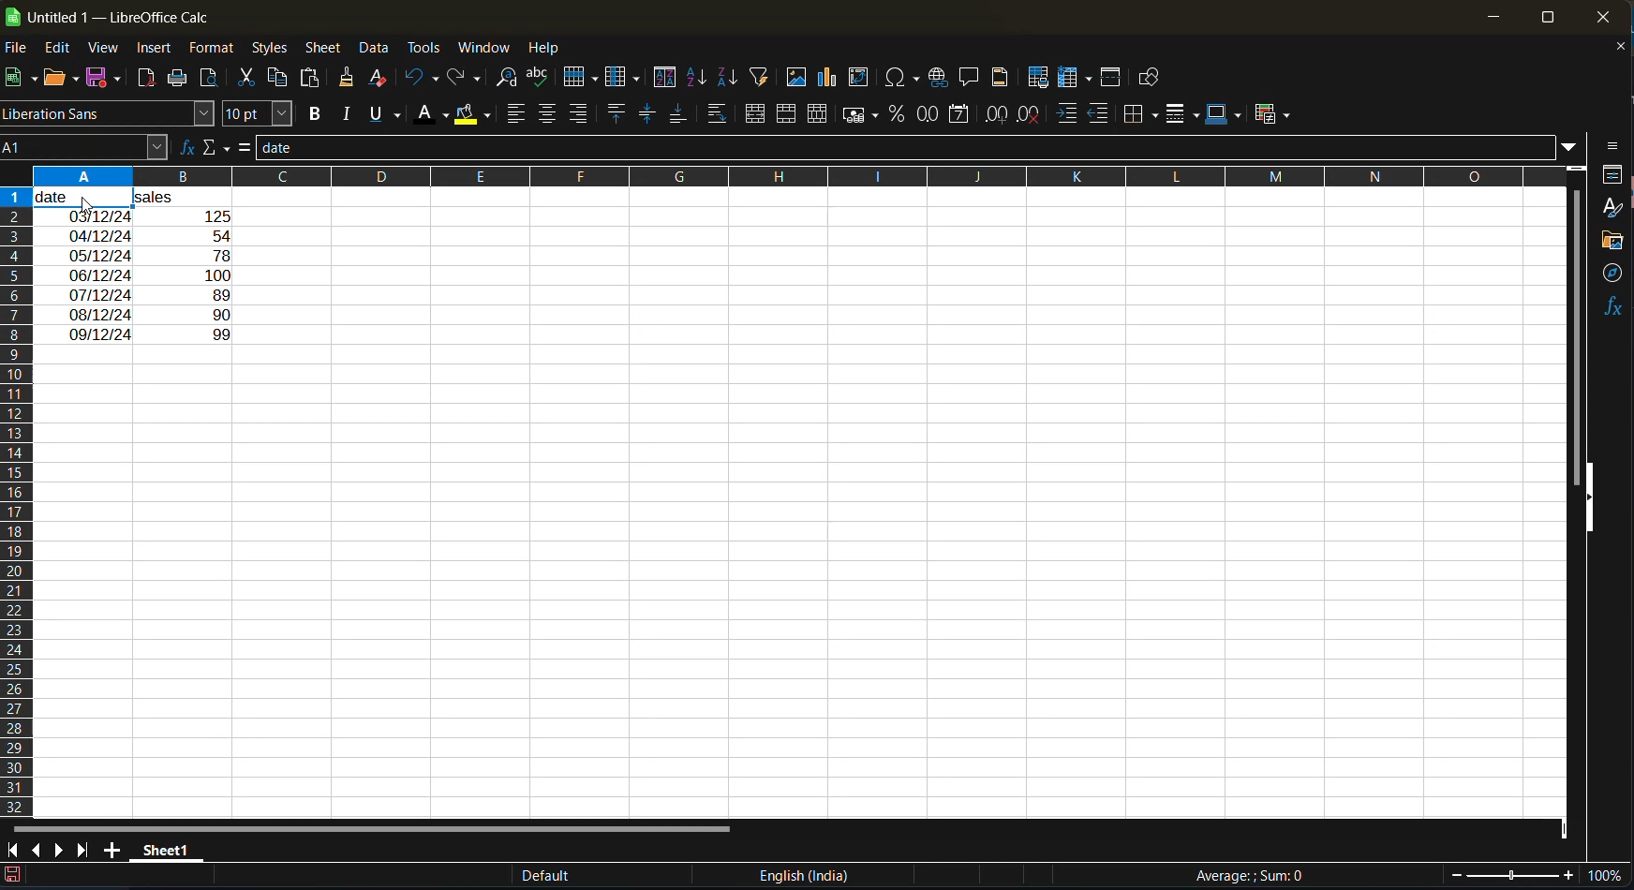 The width and height of the screenshot is (1634, 890). What do you see at coordinates (899, 118) in the screenshot?
I see `format as percent` at bounding box center [899, 118].